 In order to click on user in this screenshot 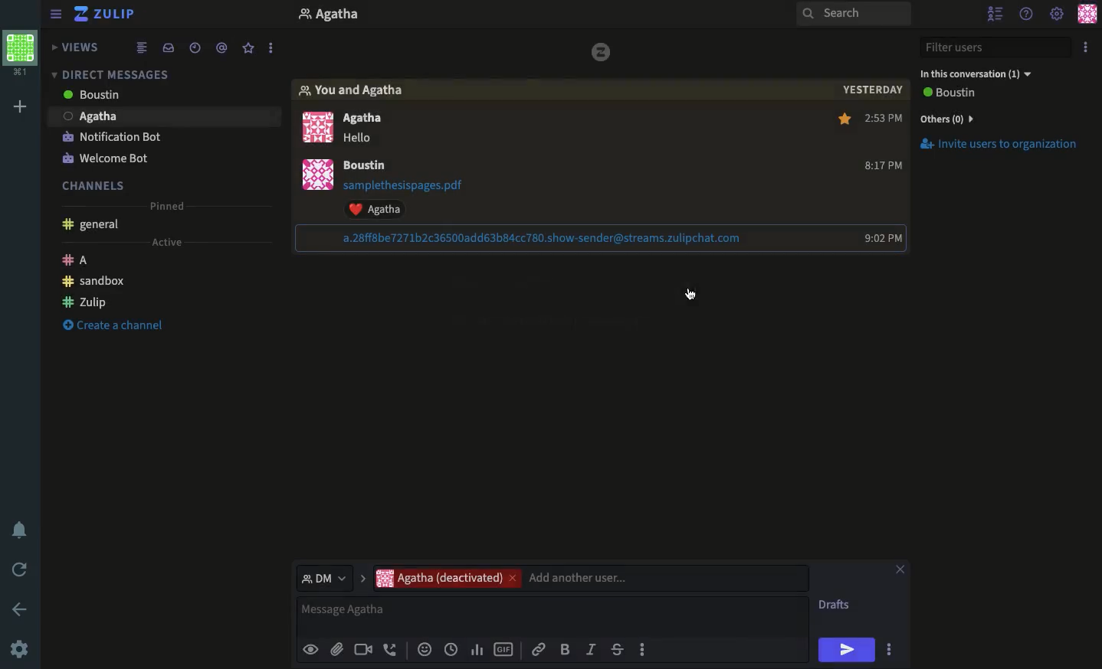, I will do `click(375, 164)`.